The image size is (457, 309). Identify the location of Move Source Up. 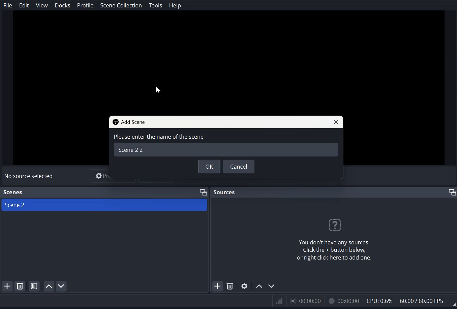
(260, 286).